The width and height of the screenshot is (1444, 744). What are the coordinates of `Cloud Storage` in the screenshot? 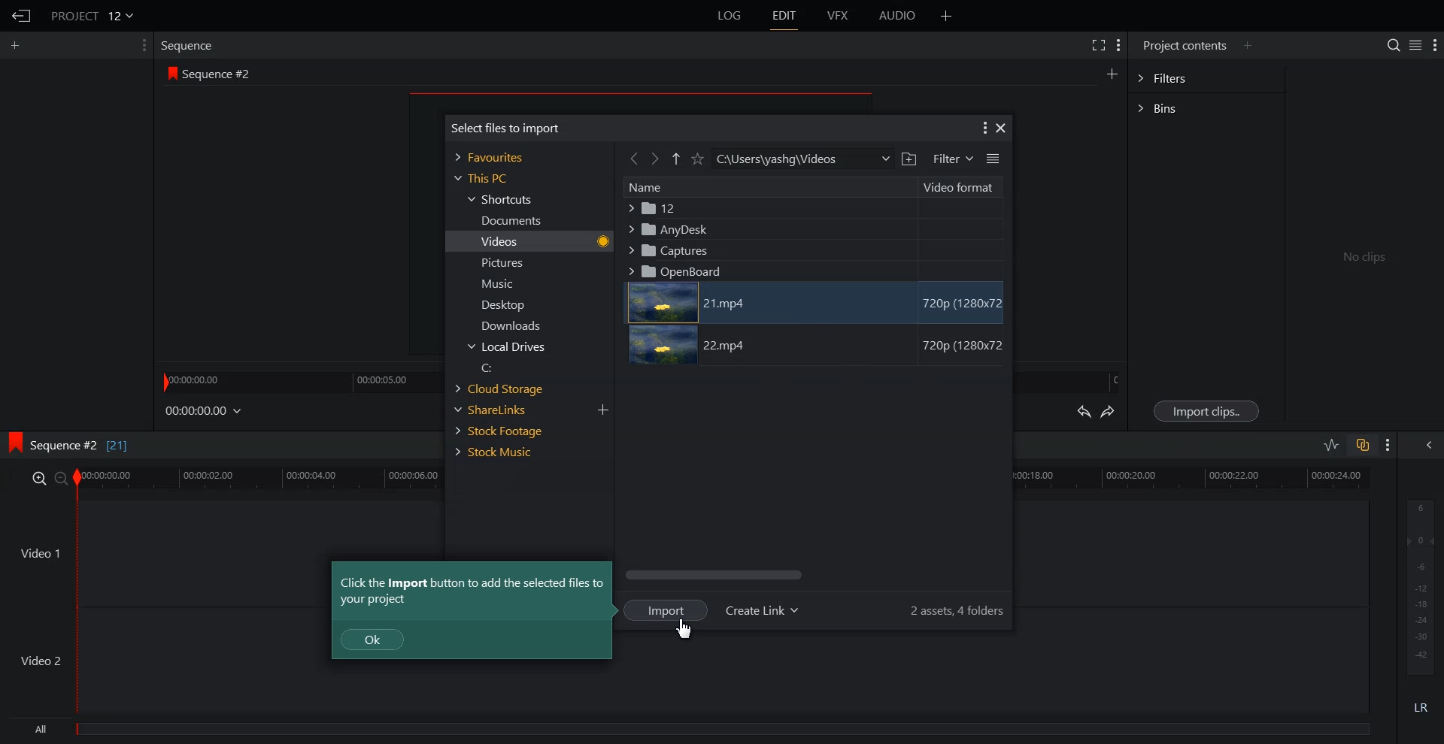 It's located at (506, 389).